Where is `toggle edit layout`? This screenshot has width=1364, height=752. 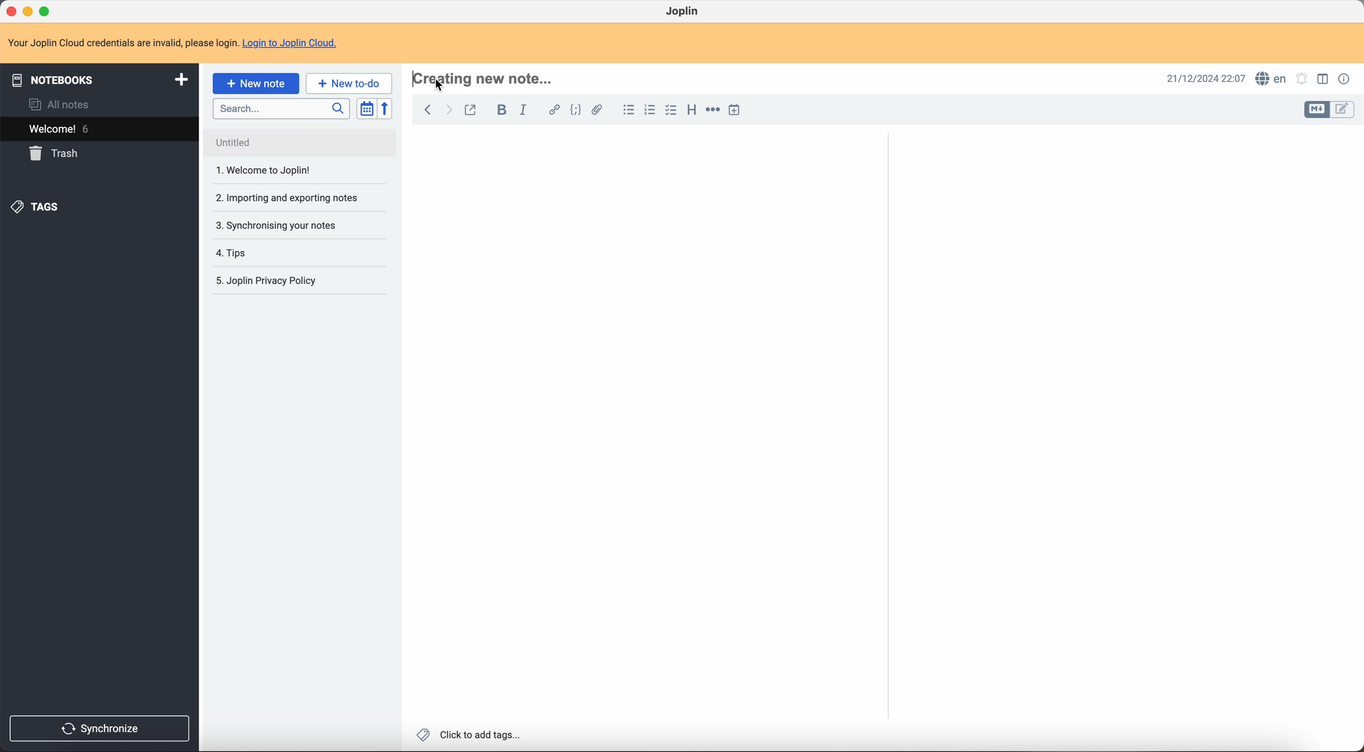 toggle edit layout is located at coordinates (1343, 110).